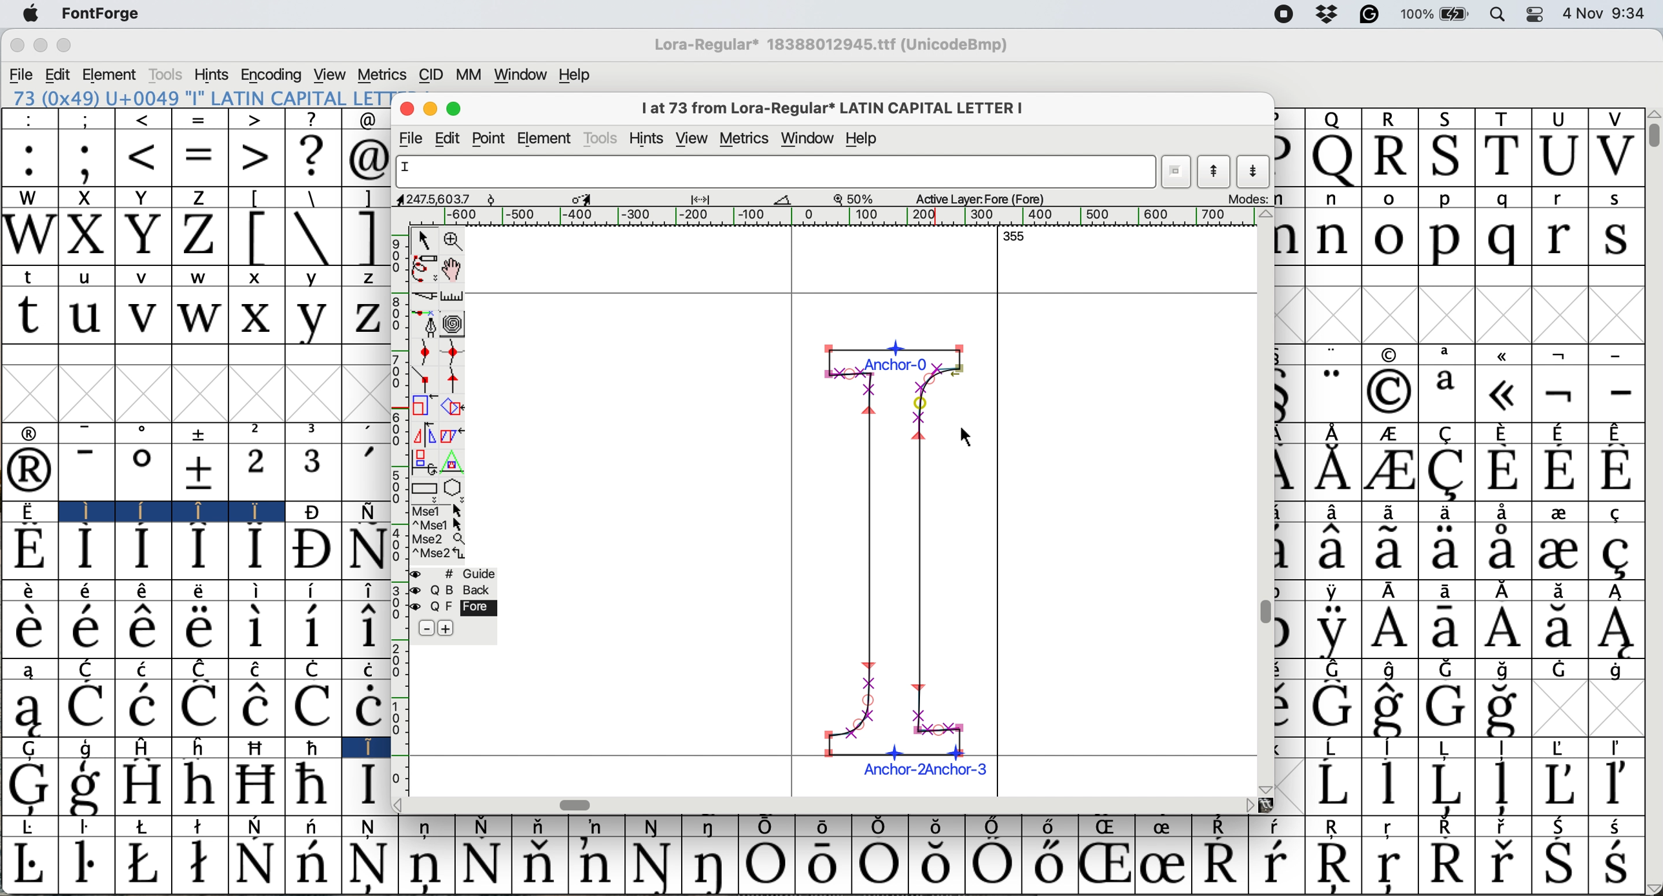 The height and width of the screenshot is (896, 1663). I want to click on hint, so click(646, 138).